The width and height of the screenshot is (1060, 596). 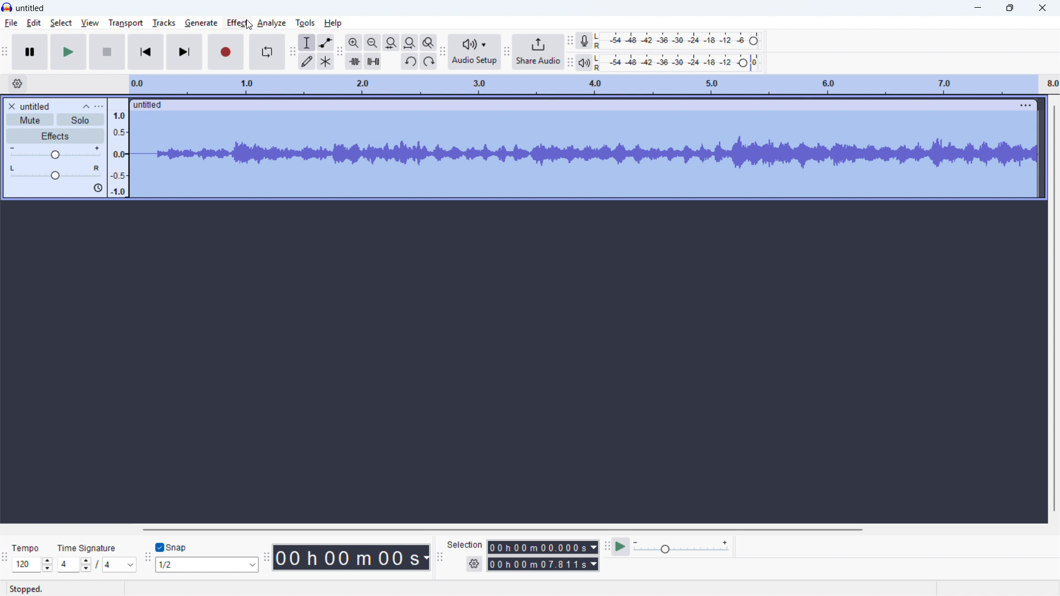 What do you see at coordinates (108, 52) in the screenshot?
I see `stop` at bounding box center [108, 52].